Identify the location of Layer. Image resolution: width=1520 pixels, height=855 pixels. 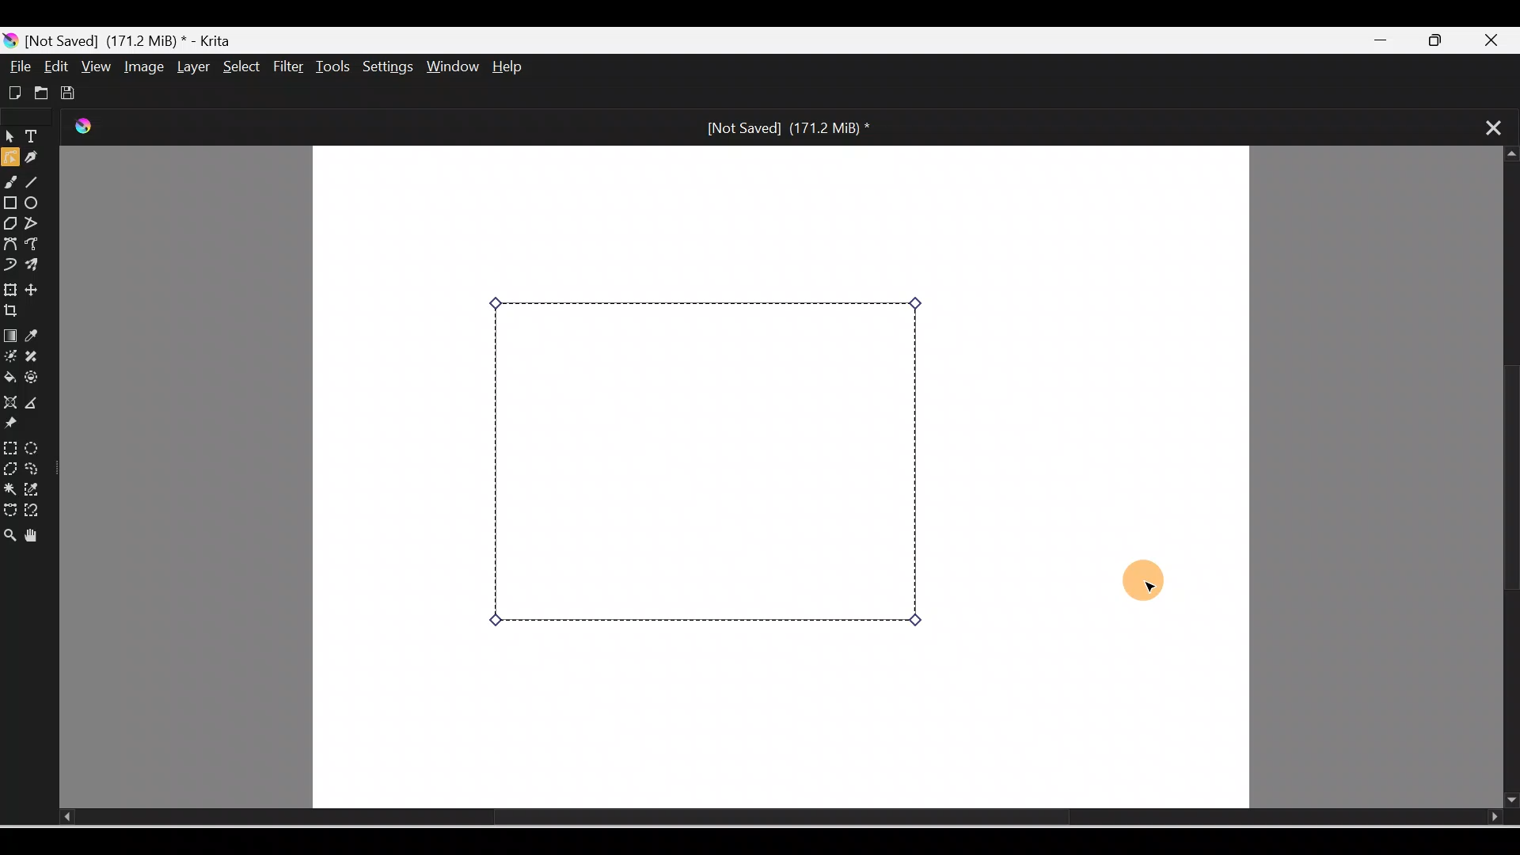
(190, 67).